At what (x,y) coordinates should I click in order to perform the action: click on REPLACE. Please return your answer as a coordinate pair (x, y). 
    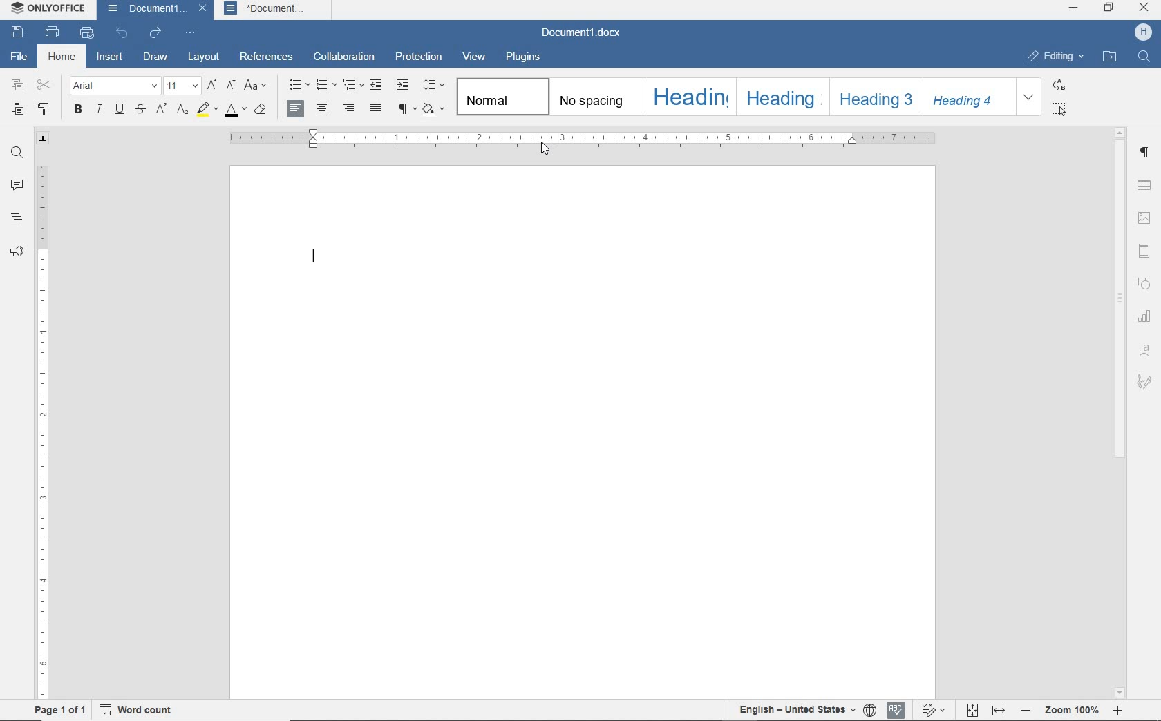
    Looking at the image, I should click on (1059, 85).